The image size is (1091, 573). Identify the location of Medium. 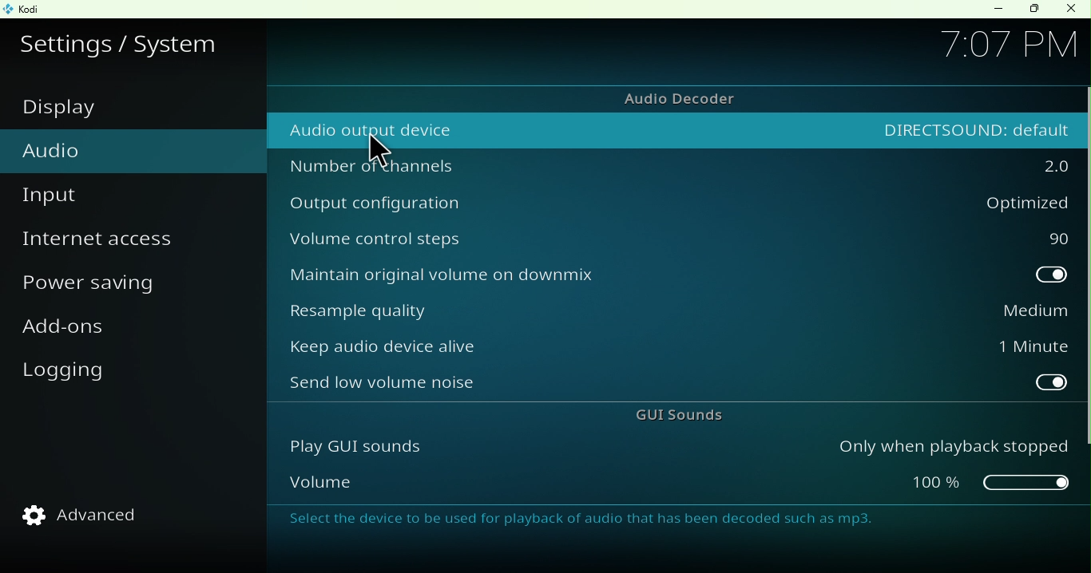
(975, 312).